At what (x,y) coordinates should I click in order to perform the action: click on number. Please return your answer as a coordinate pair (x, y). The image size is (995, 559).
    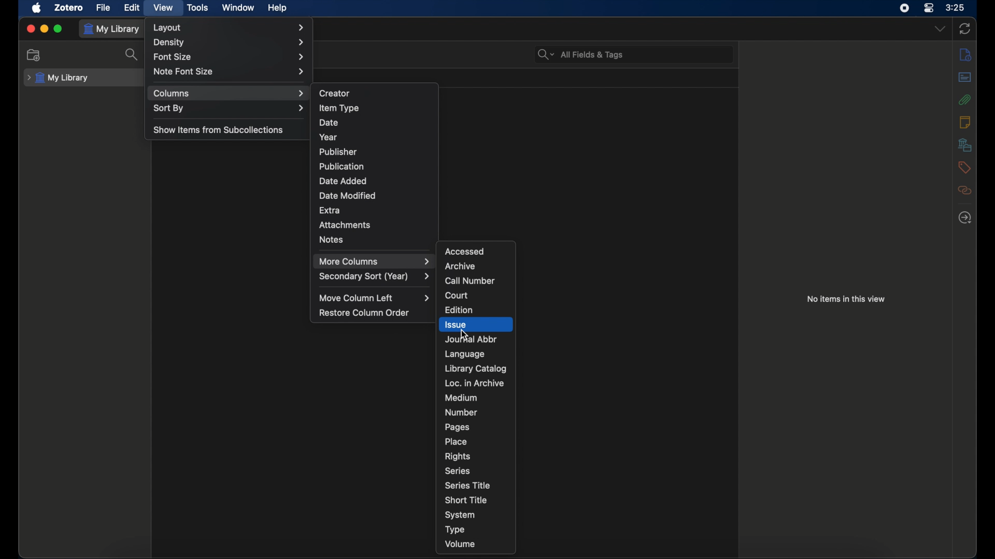
    Looking at the image, I should click on (461, 412).